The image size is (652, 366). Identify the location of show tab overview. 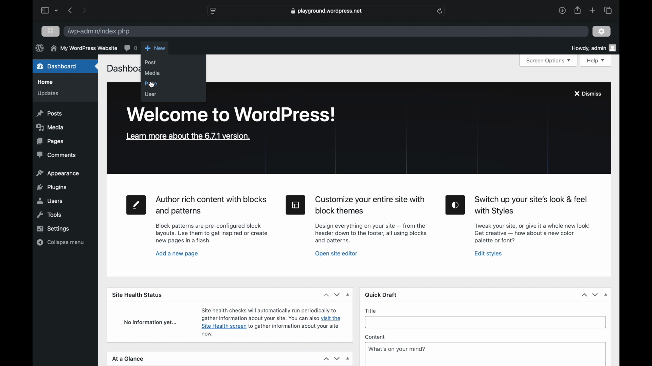
(608, 10).